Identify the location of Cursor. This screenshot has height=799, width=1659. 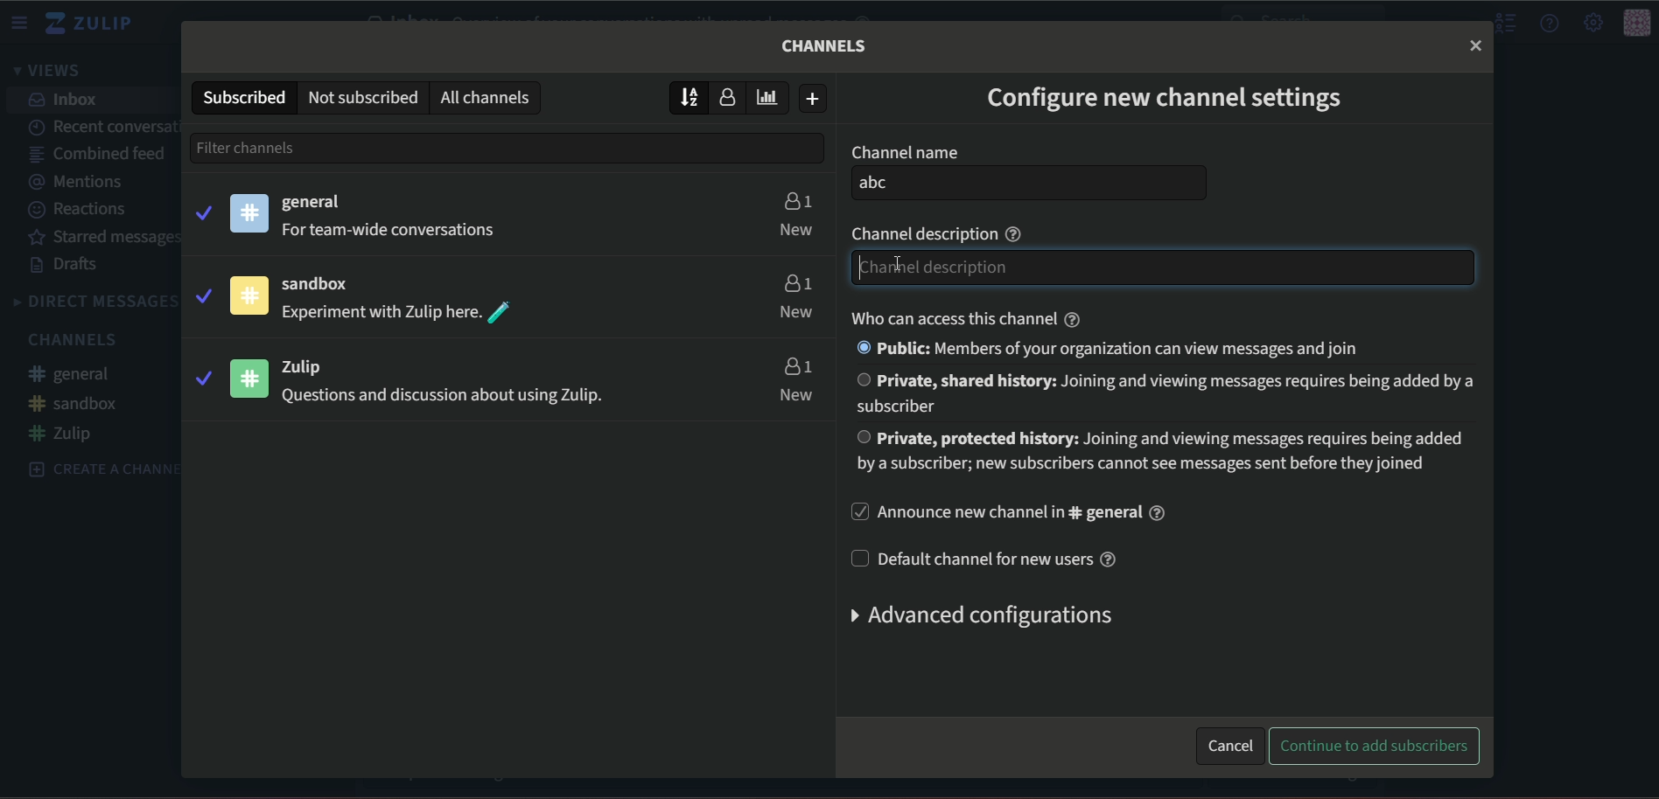
(887, 267).